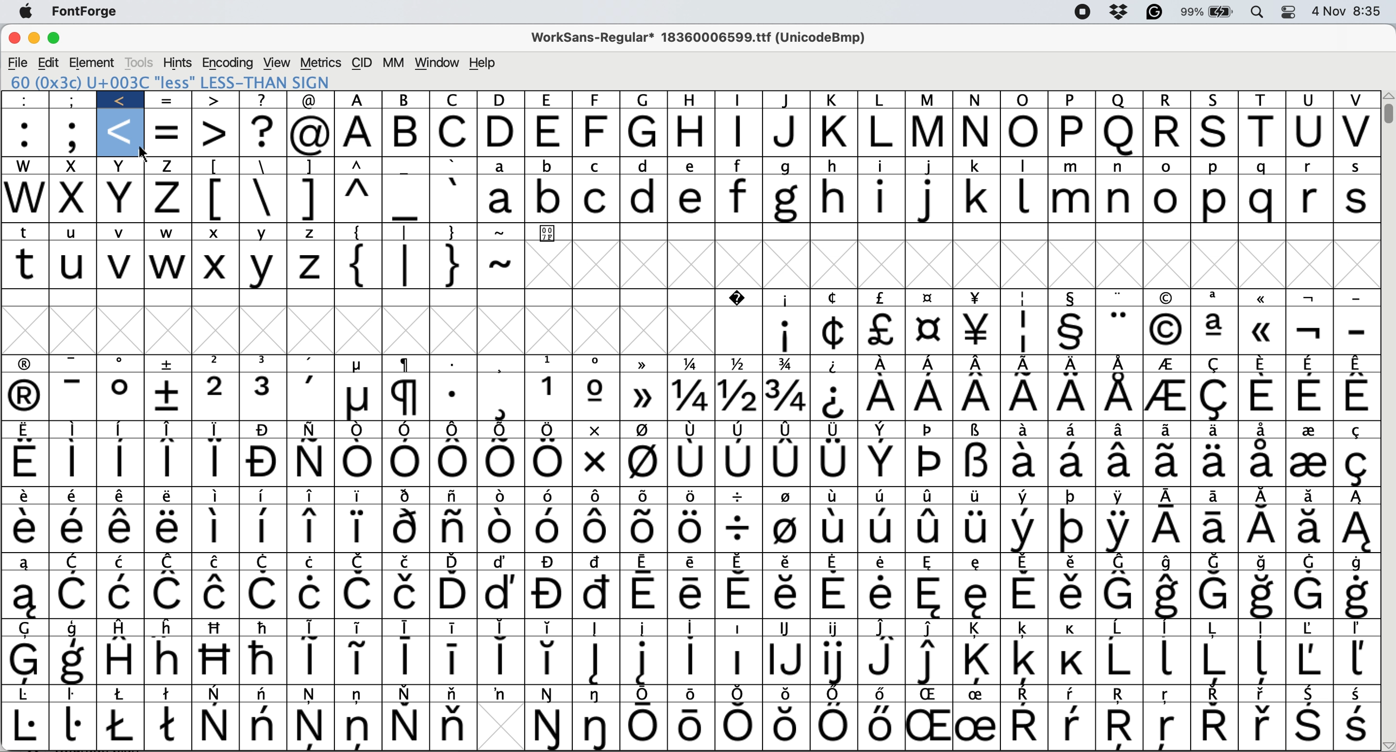 Image resolution: width=1396 pixels, height=752 pixels. What do you see at coordinates (121, 595) in the screenshot?
I see `Symbol` at bounding box center [121, 595].